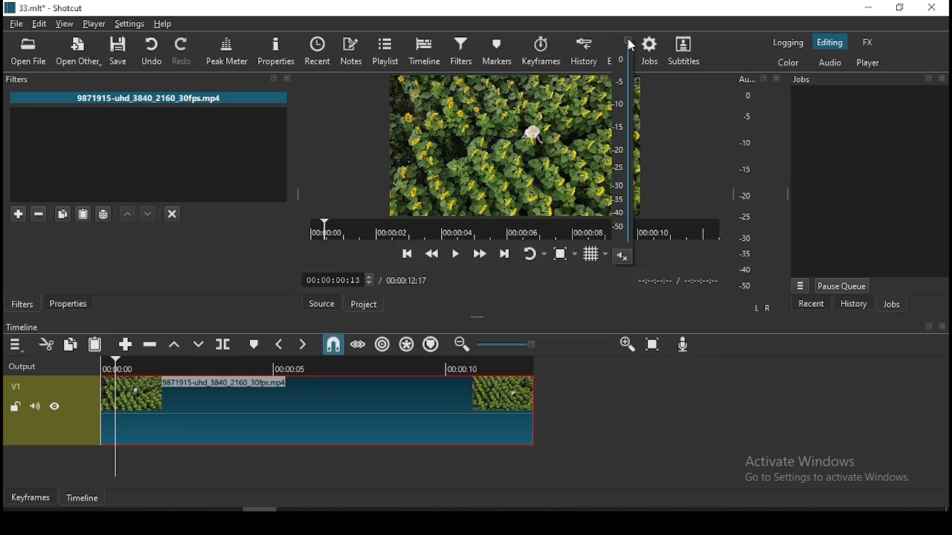 Image resolution: width=952 pixels, height=535 pixels. What do you see at coordinates (29, 53) in the screenshot?
I see `open file` at bounding box center [29, 53].